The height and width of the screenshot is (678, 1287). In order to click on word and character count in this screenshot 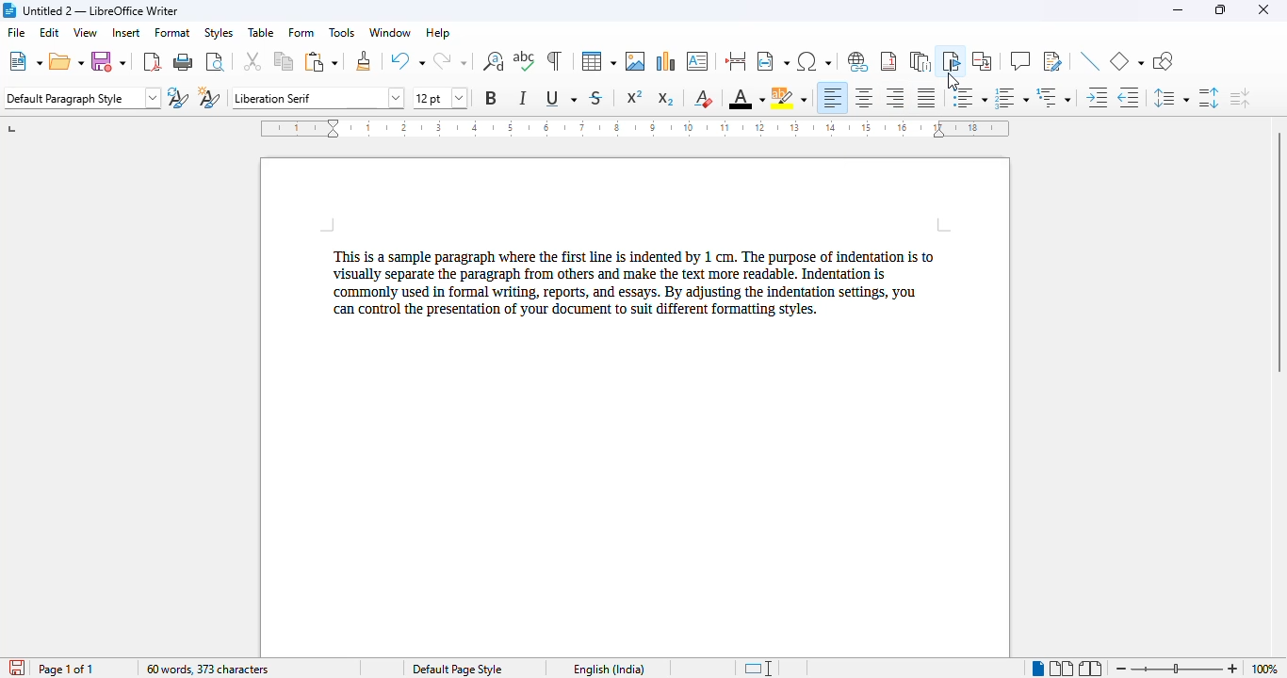, I will do `click(206, 669)`.